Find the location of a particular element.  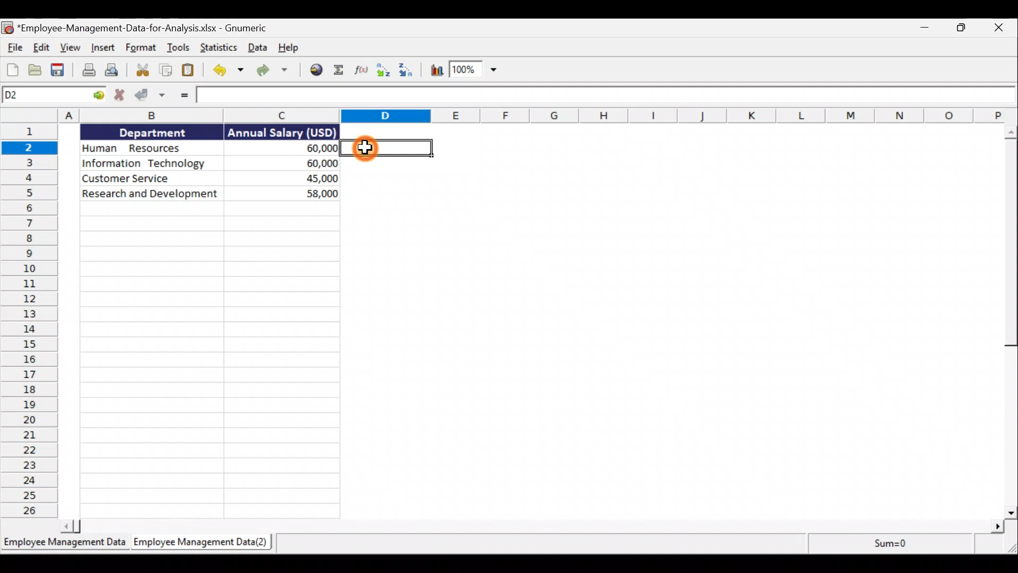

Tools is located at coordinates (180, 48).